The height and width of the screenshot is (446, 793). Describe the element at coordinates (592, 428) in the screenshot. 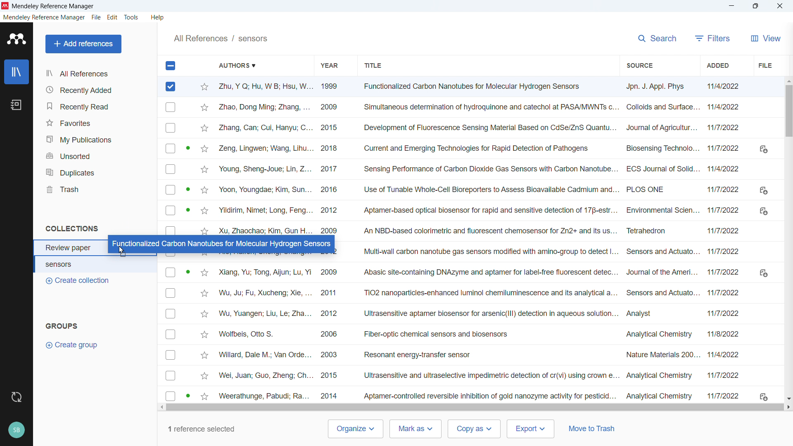

I see `Move to trash` at that location.